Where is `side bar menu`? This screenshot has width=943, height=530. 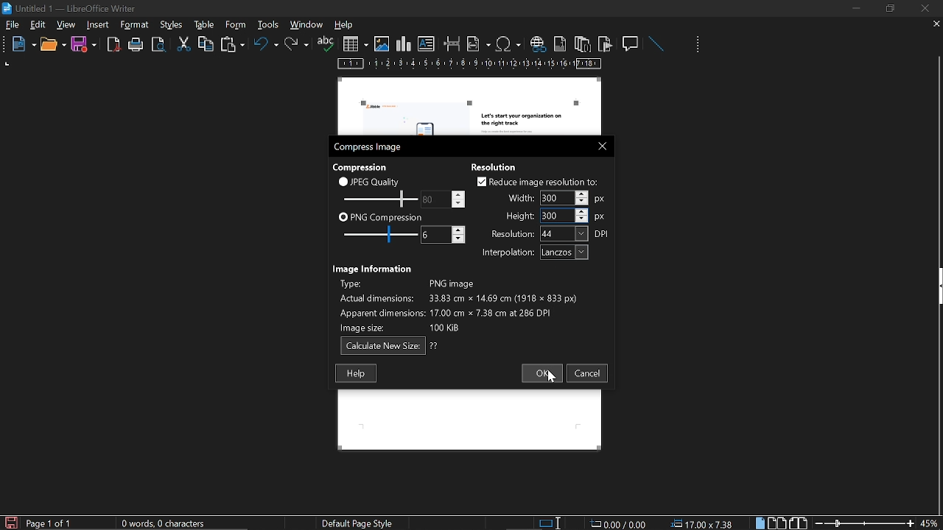 side bar menu is located at coordinates (937, 286).